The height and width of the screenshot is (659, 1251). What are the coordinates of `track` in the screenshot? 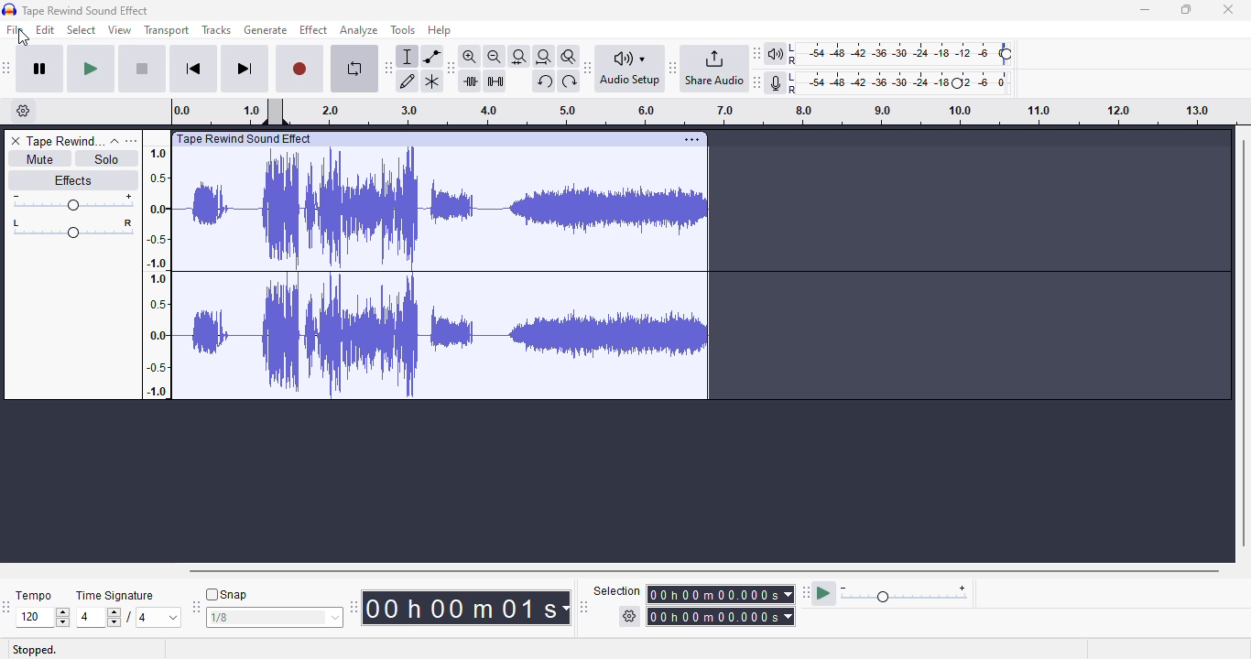 It's located at (66, 141).